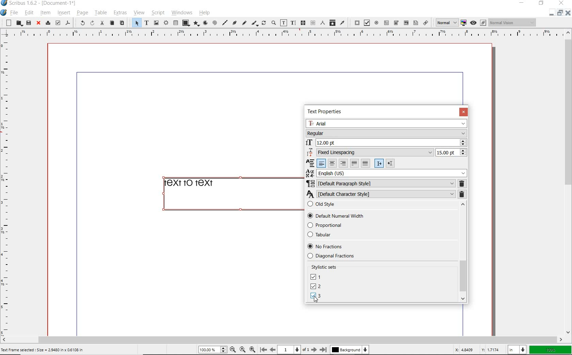 The image size is (572, 355). What do you see at coordinates (92, 23) in the screenshot?
I see `redo` at bounding box center [92, 23].